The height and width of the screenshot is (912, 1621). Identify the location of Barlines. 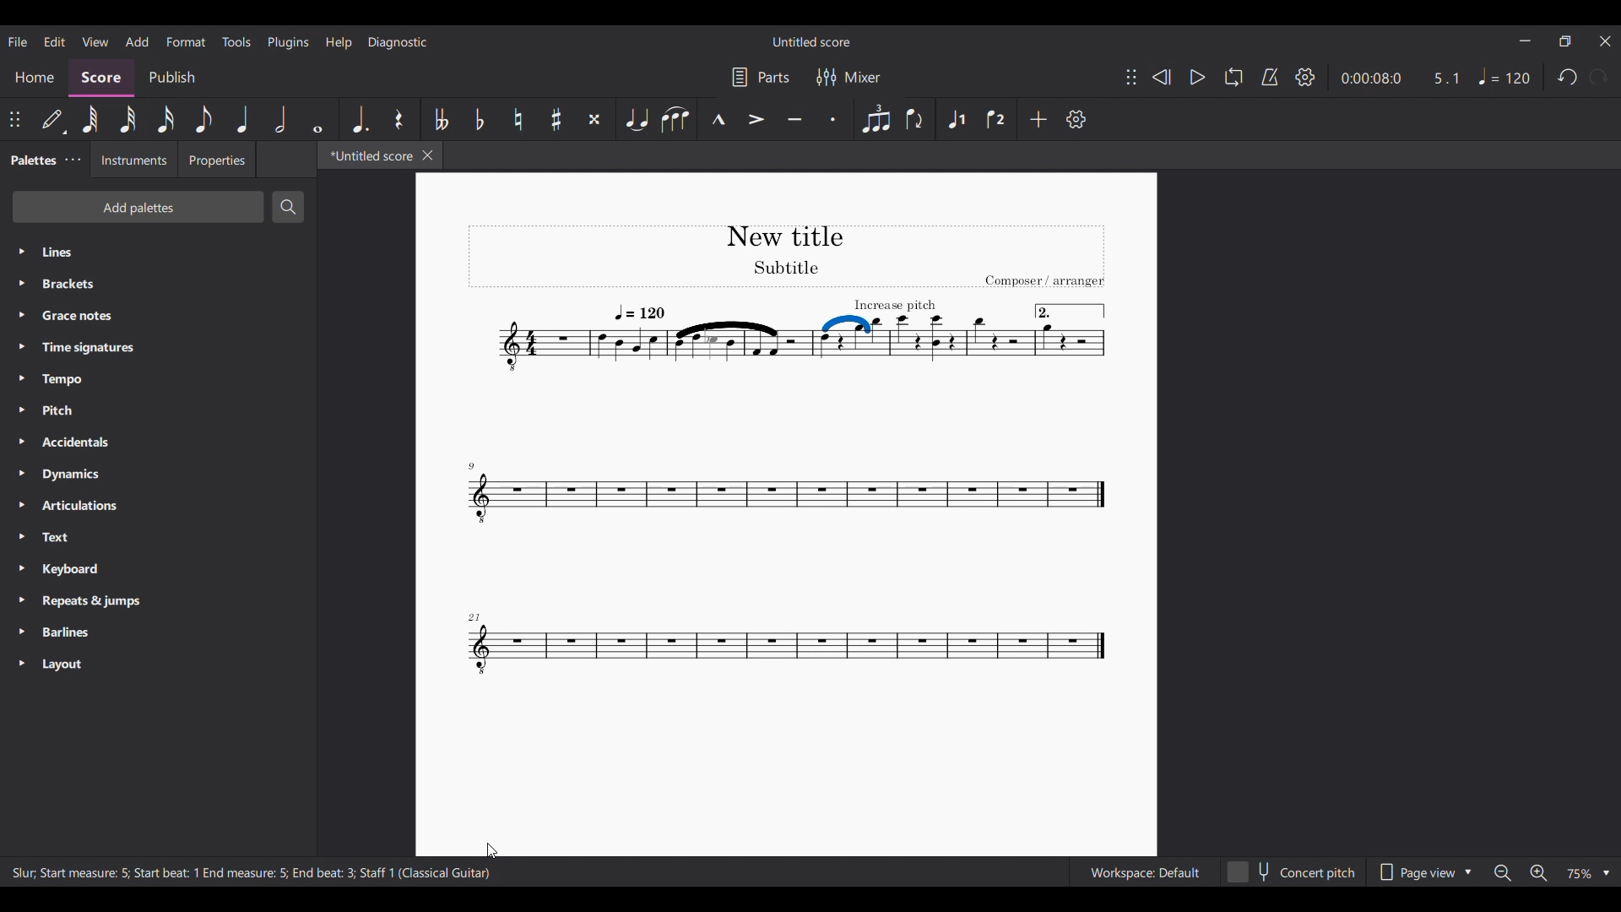
(158, 632).